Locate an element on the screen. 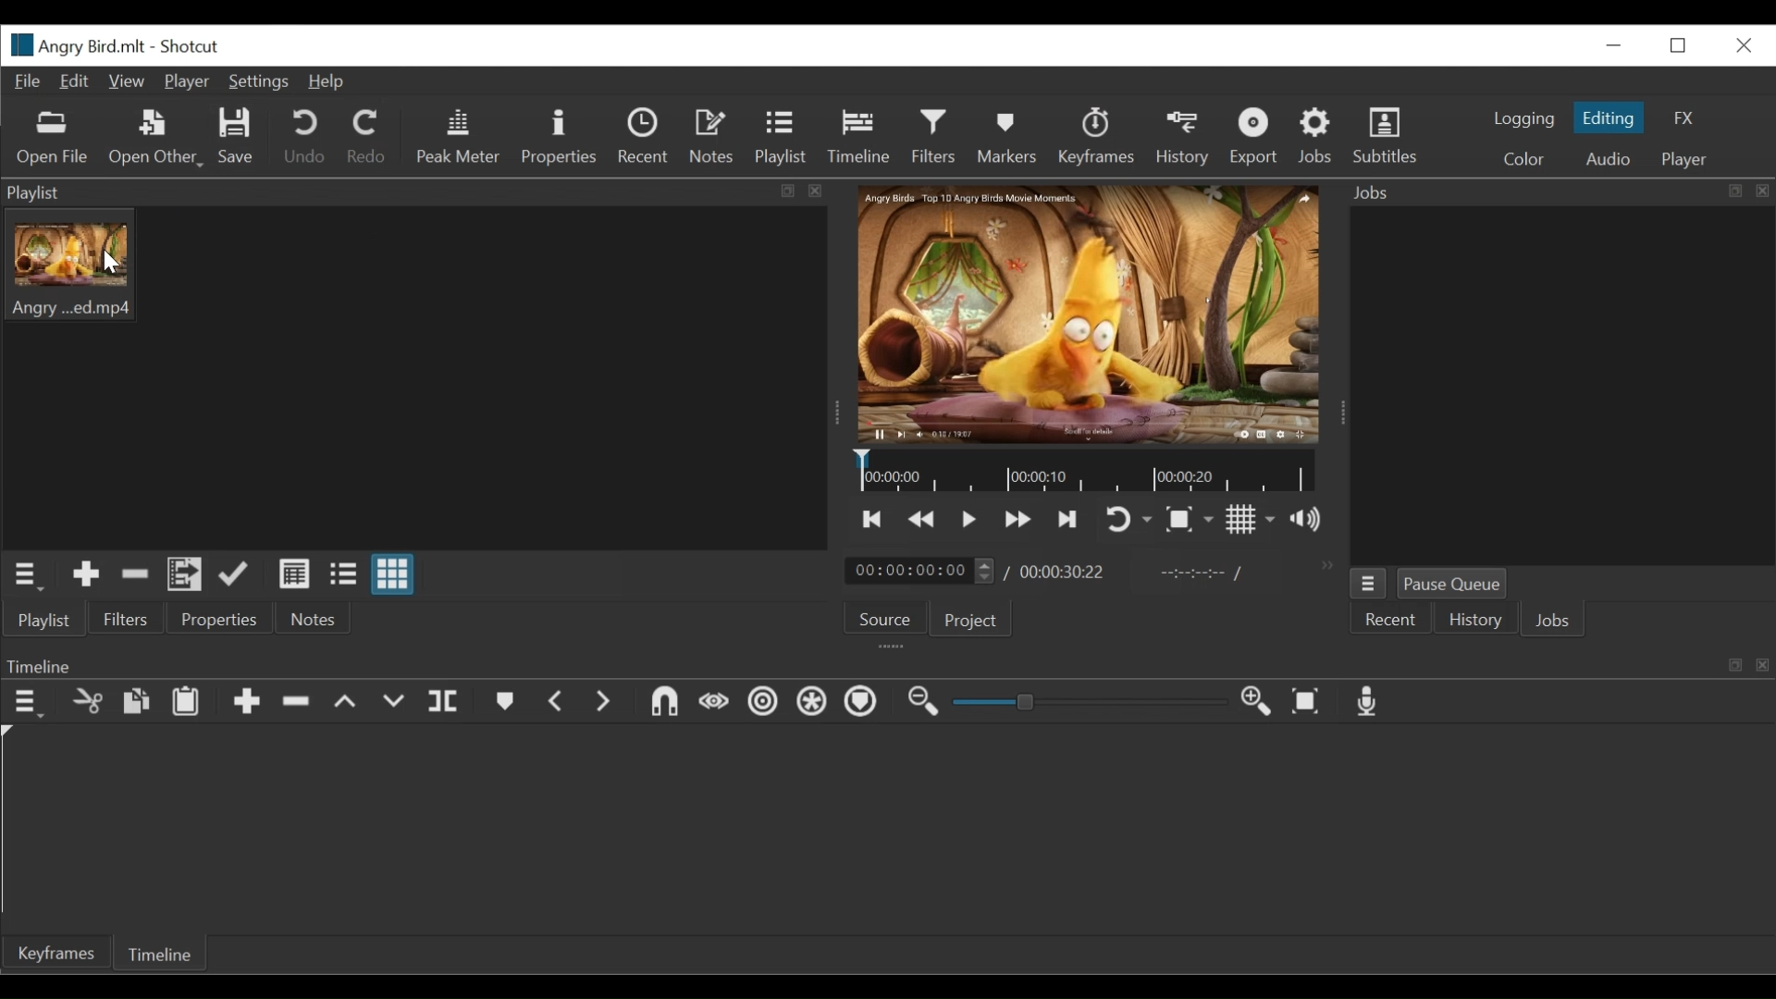 The width and height of the screenshot is (1776, 999). zoom timeline out is located at coordinates (926, 703).